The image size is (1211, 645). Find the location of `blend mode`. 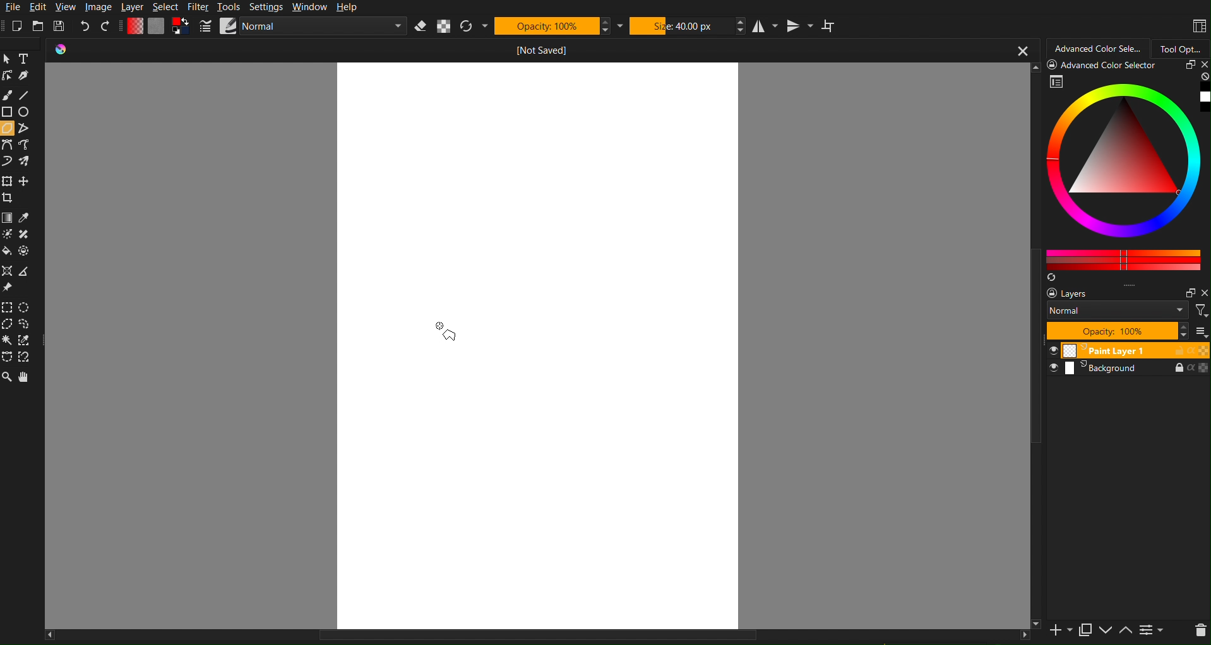

blend mode is located at coordinates (1119, 311).